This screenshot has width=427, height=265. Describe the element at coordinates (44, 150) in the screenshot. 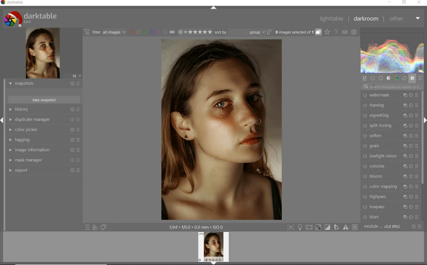

I see `image information` at that location.